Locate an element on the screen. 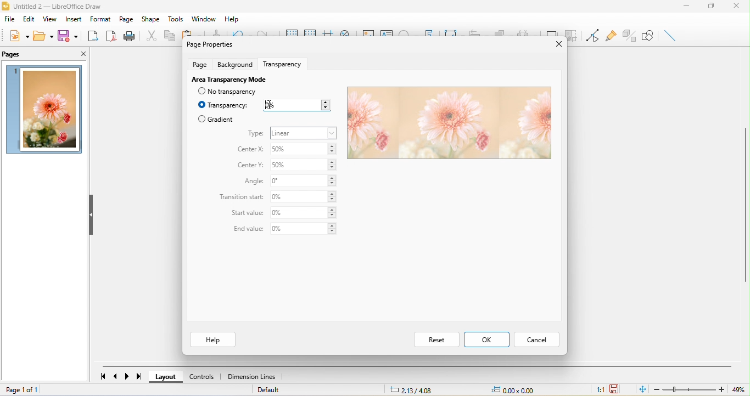 The width and height of the screenshot is (750, 396). format is located at coordinates (101, 19).